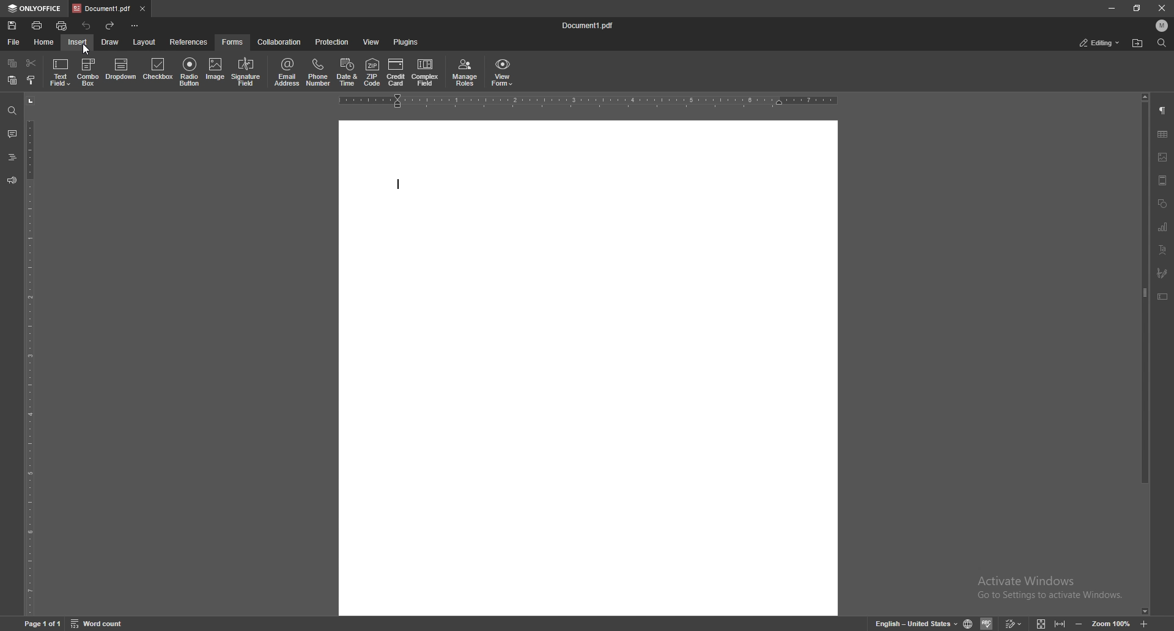 Image resolution: width=1174 pixels, height=631 pixels. Describe the element at coordinates (42, 41) in the screenshot. I see `home` at that location.